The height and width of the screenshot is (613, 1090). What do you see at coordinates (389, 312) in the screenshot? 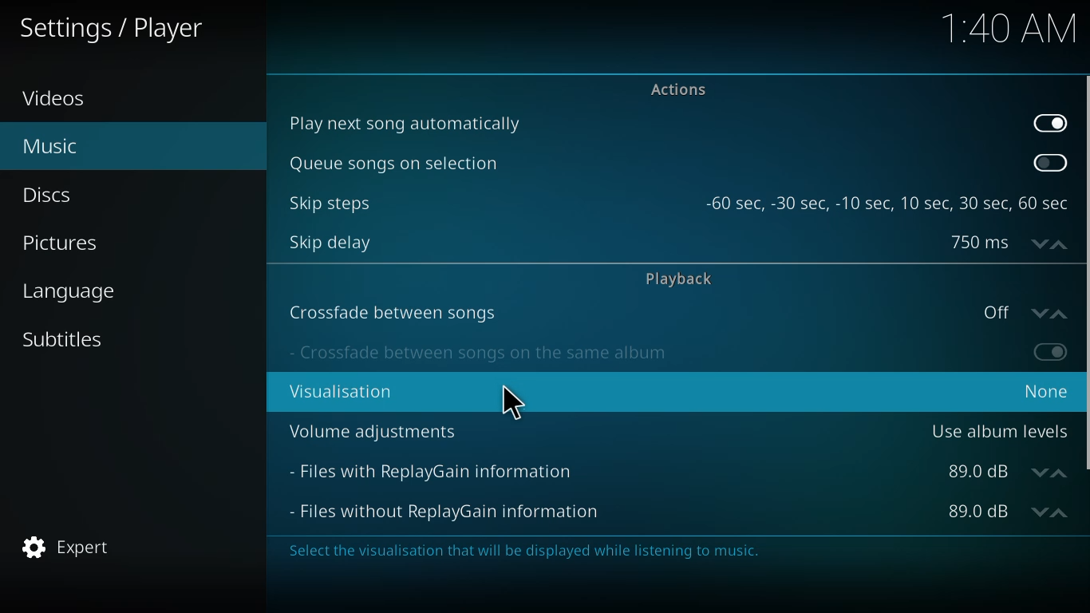
I see `crossfade between songs` at bounding box center [389, 312].